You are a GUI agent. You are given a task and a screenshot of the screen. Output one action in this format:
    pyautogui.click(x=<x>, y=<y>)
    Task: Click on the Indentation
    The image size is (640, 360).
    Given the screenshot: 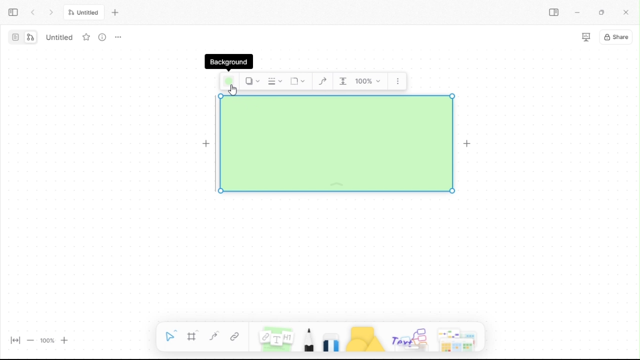 What is the action you would take?
    pyautogui.click(x=343, y=81)
    